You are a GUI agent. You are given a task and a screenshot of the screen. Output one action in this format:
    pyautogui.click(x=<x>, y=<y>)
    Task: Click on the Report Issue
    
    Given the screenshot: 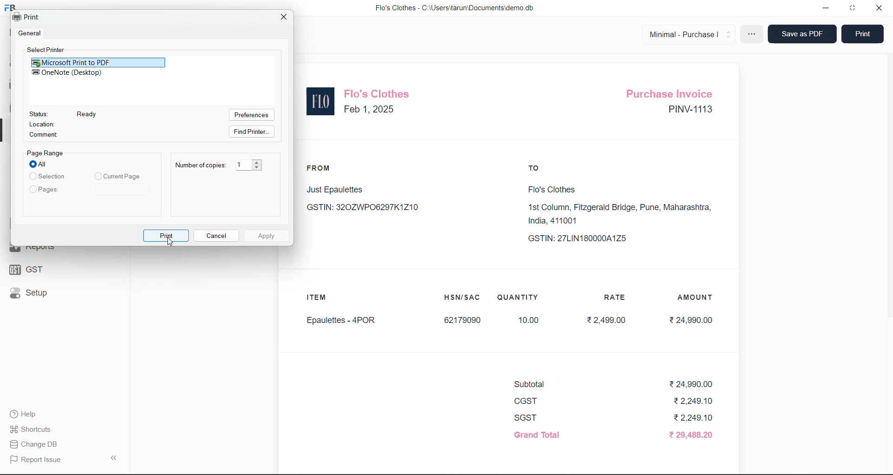 What is the action you would take?
    pyautogui.click(x=39, y=459)
    